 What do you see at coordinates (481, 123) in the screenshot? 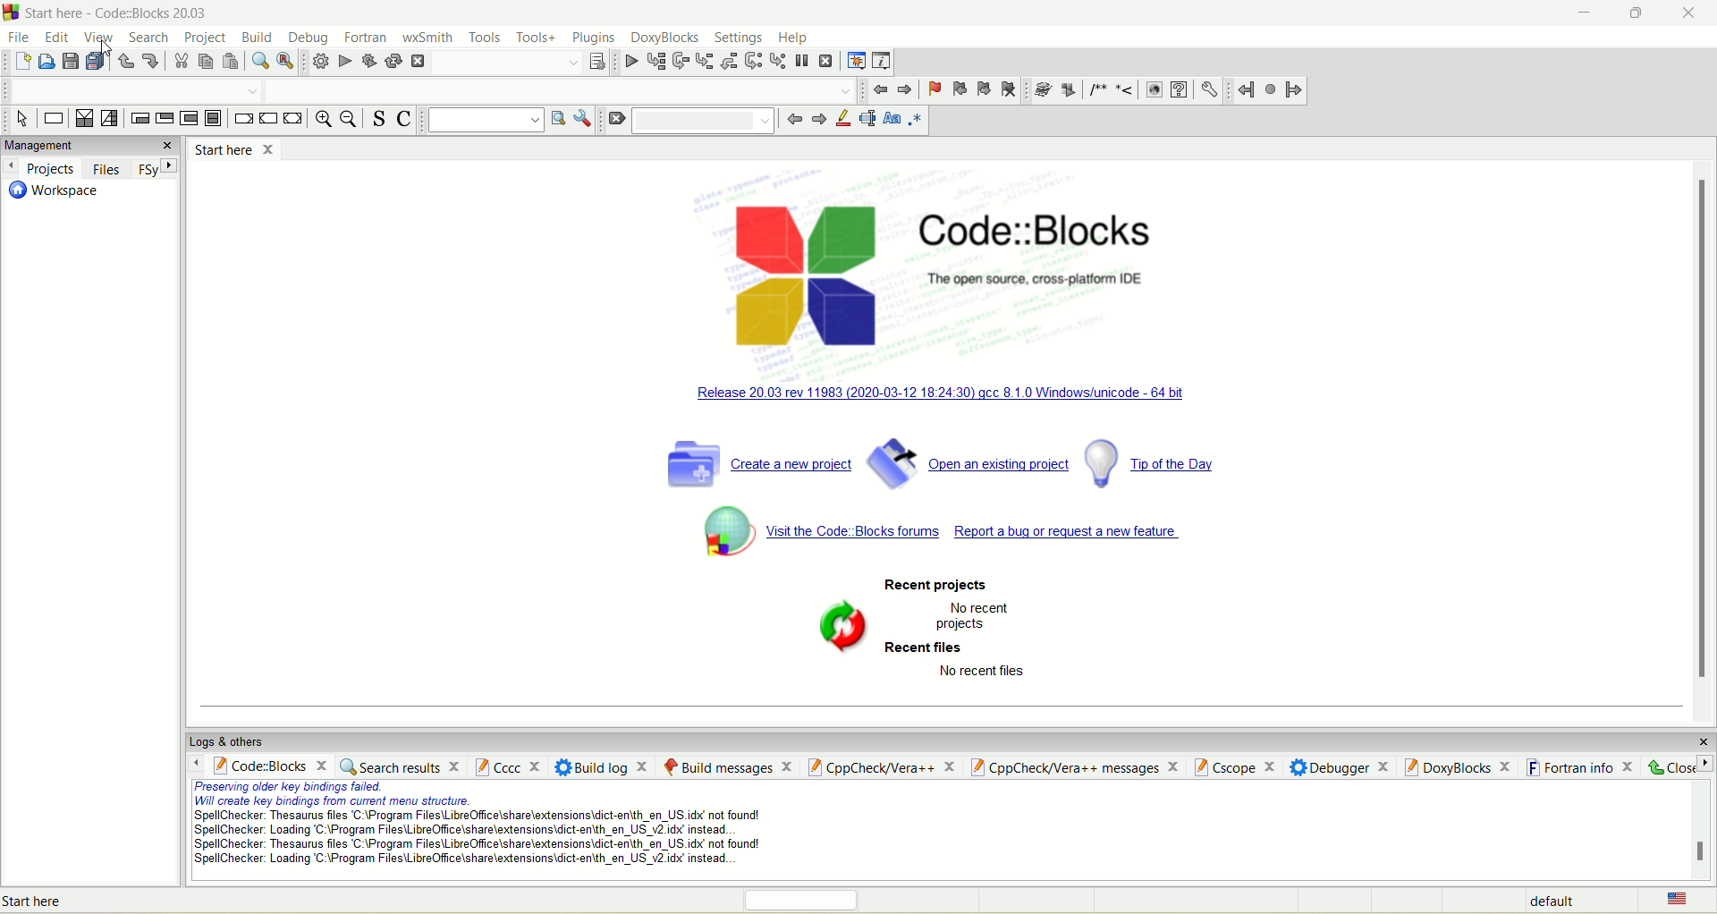
I see `text search` at bounding box center [481, 123].